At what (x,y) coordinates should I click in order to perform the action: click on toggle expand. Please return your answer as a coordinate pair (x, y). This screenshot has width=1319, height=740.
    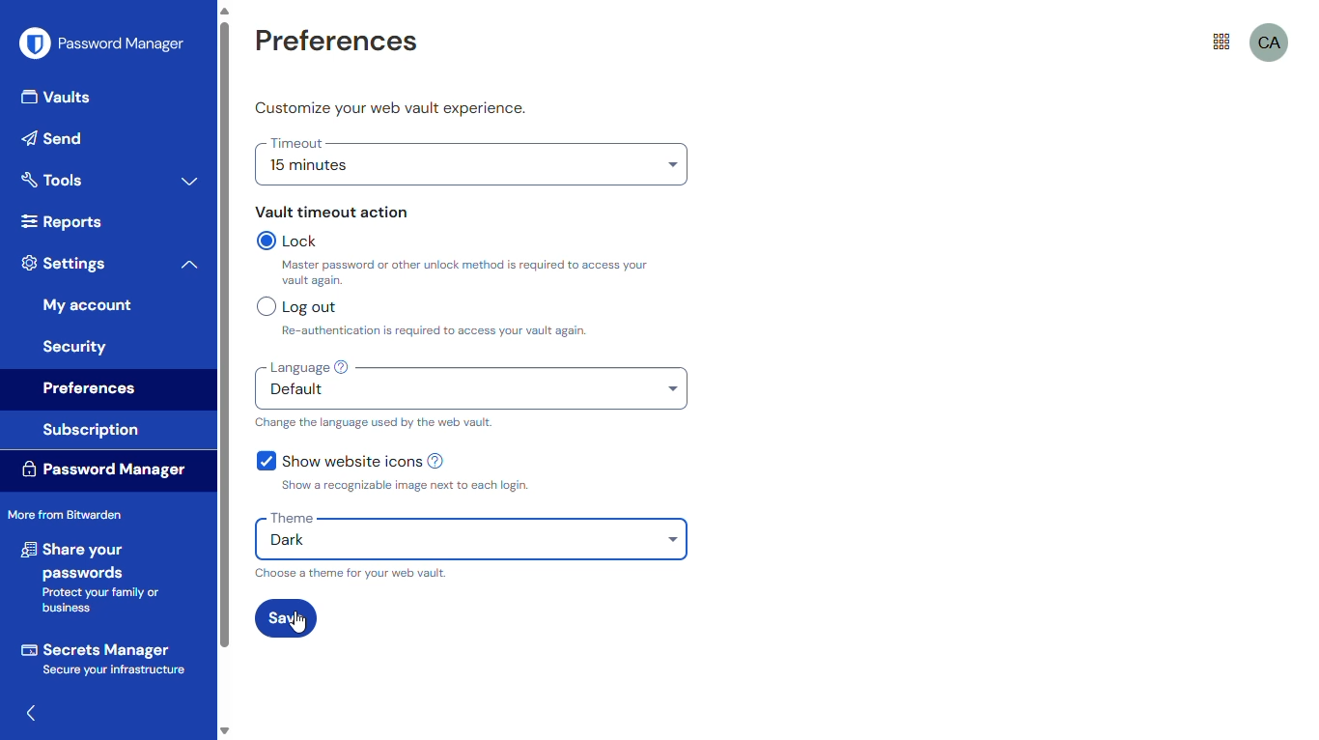
    Looking at the image, I should click on (190, 181).